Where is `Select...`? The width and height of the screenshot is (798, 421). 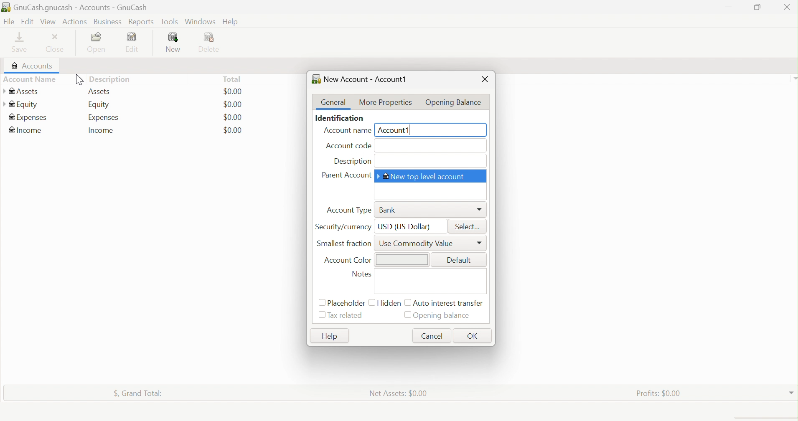 Select... is located at coordinates (470, 226).